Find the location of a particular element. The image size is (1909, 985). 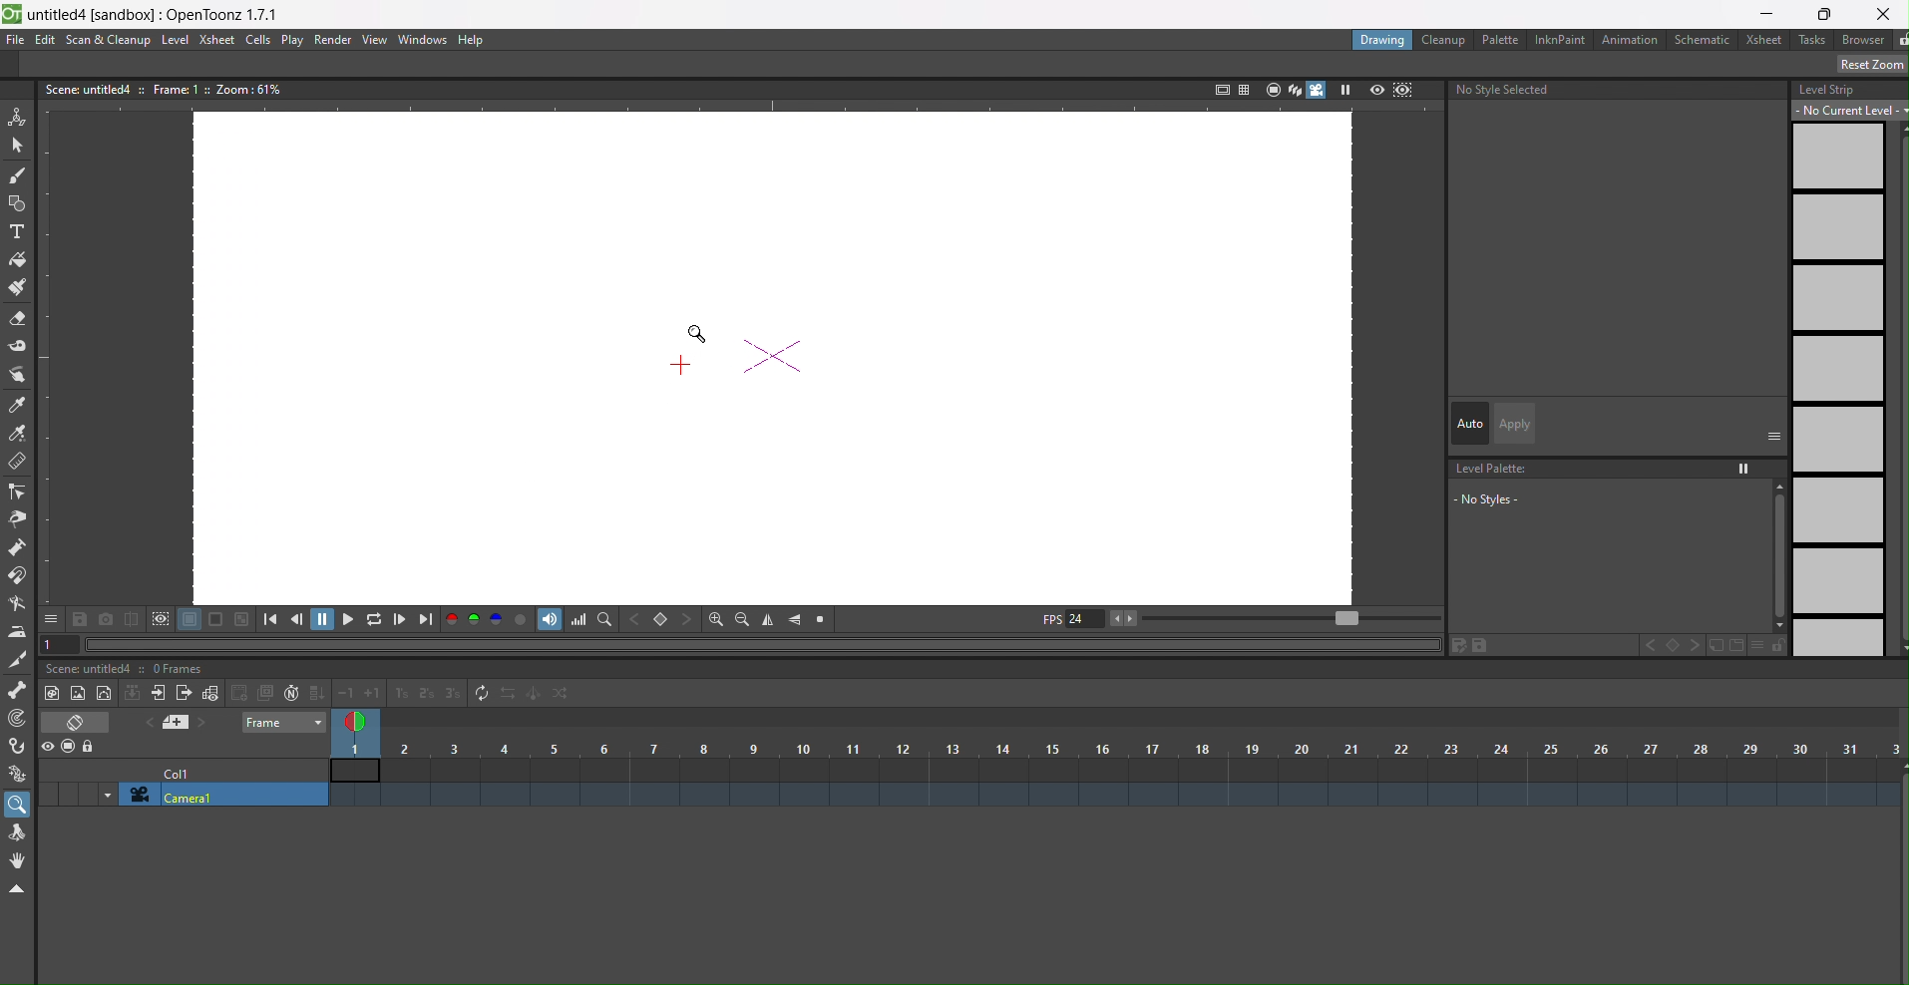

hook tool is located at coordinates (18, 746).